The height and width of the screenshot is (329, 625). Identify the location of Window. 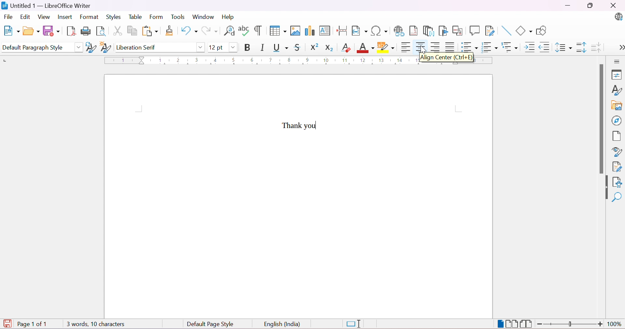
(203, 17).